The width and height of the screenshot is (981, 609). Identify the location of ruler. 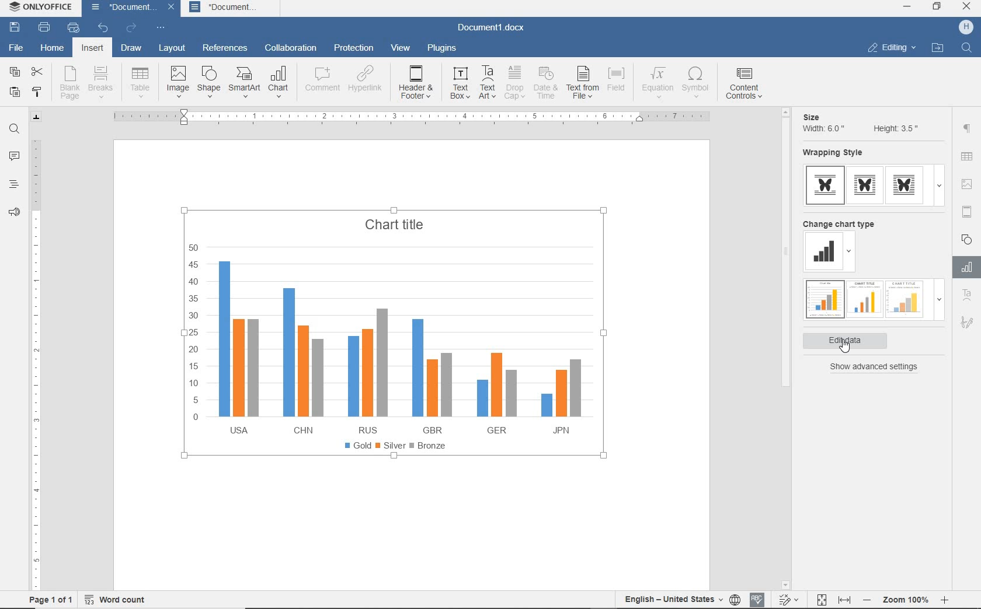
(36, 360).